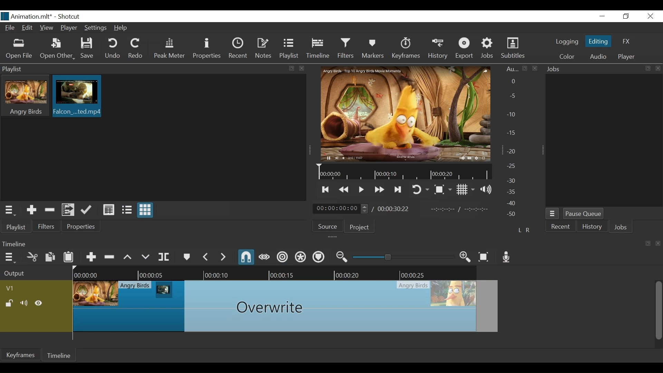  Describe the element at coordinates (50, 209) in the screenshot. I see `Remove Cut` at that location.